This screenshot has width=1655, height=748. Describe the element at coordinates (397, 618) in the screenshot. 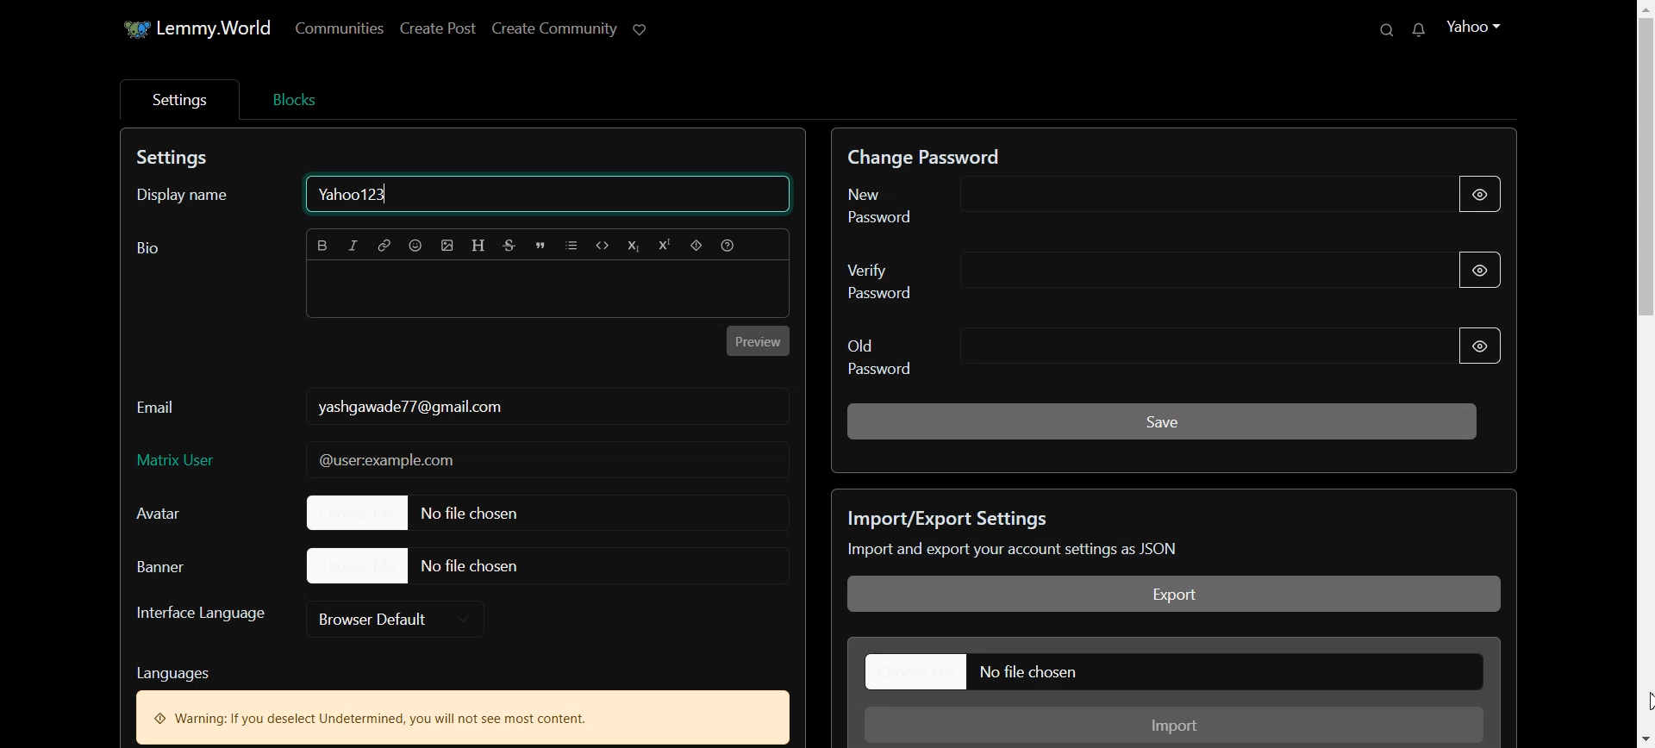

I see `Browser default` at that location.